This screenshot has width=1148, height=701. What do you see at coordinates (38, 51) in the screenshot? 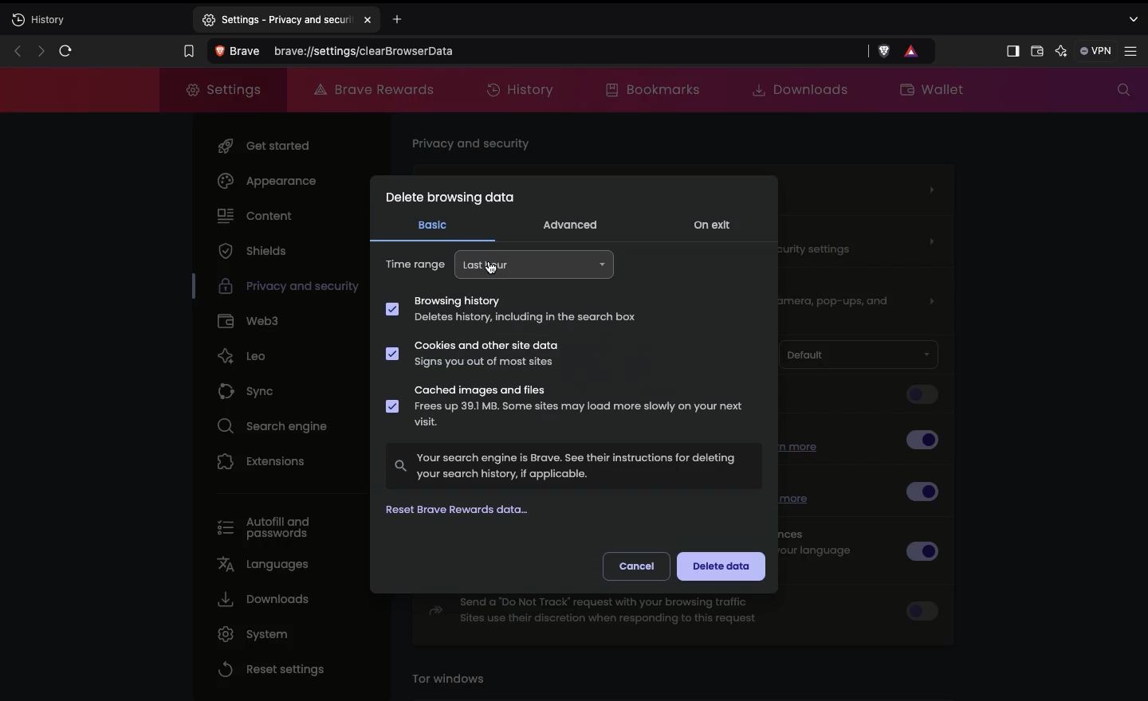
I see `Next page` at bounding box center [38, 51].